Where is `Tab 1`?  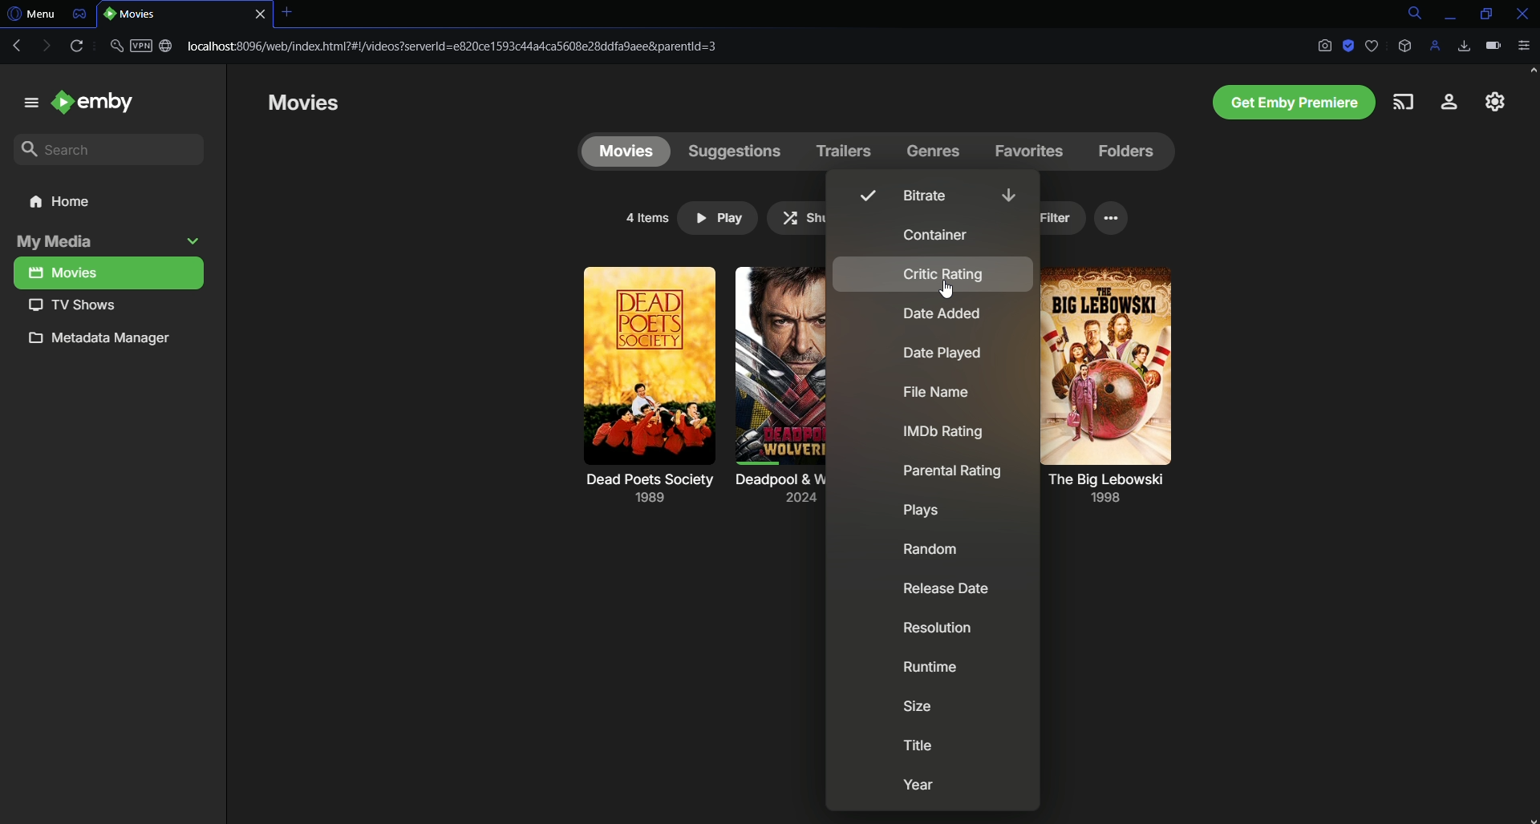
Tab 1 is located at coordinates (185, 14).